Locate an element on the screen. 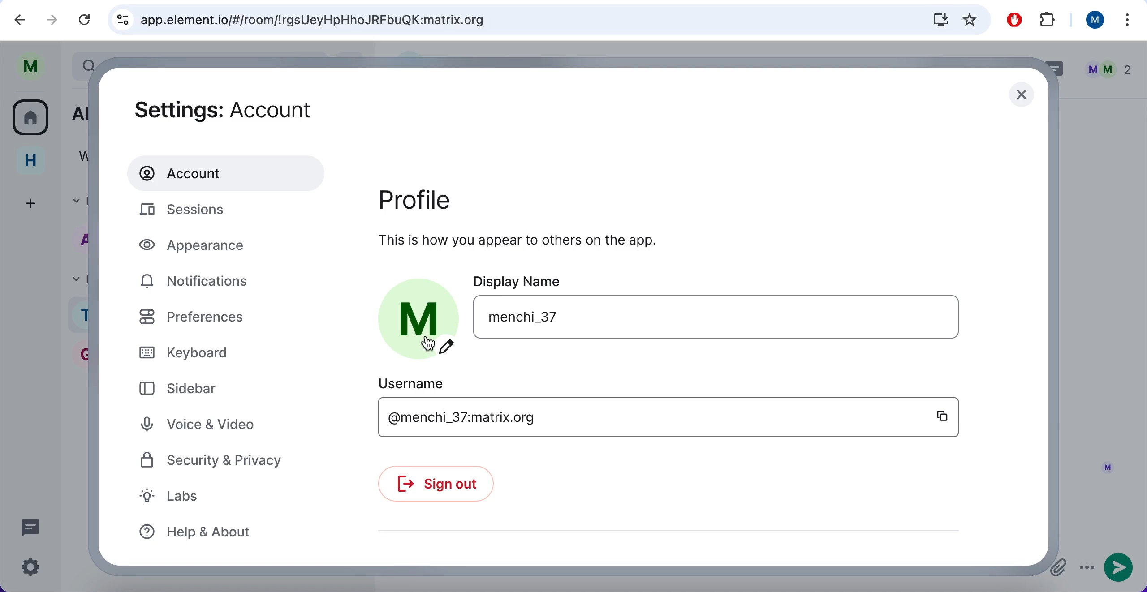 The image size is (1147, 592). security and privacy is located at coordinates (233, 463).